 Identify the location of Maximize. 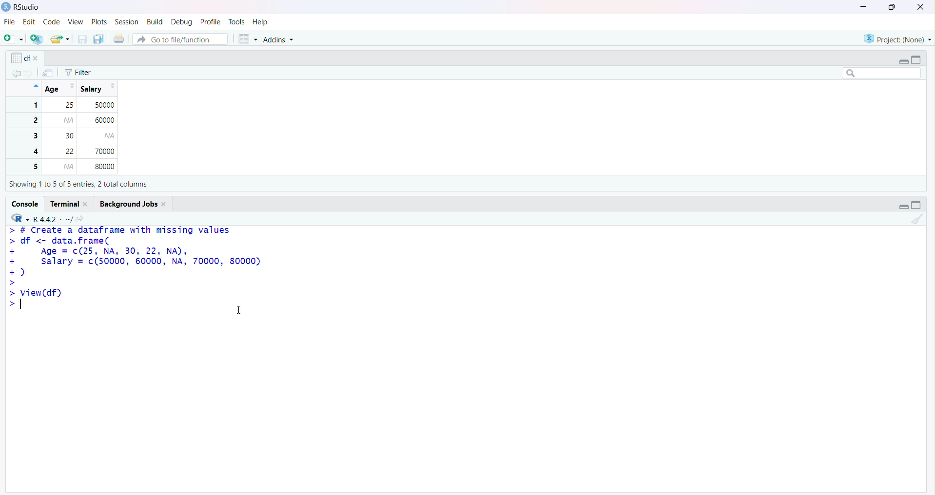
(919, 60).